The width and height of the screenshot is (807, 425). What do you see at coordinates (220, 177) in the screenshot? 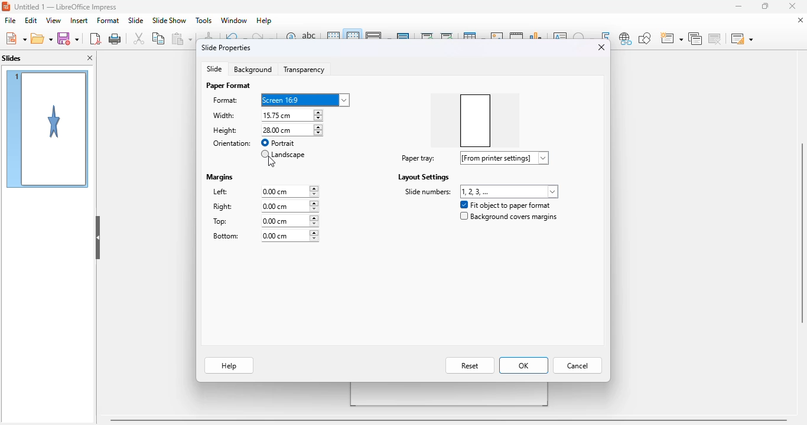
I see `margins` at bounding box center [220, 177].